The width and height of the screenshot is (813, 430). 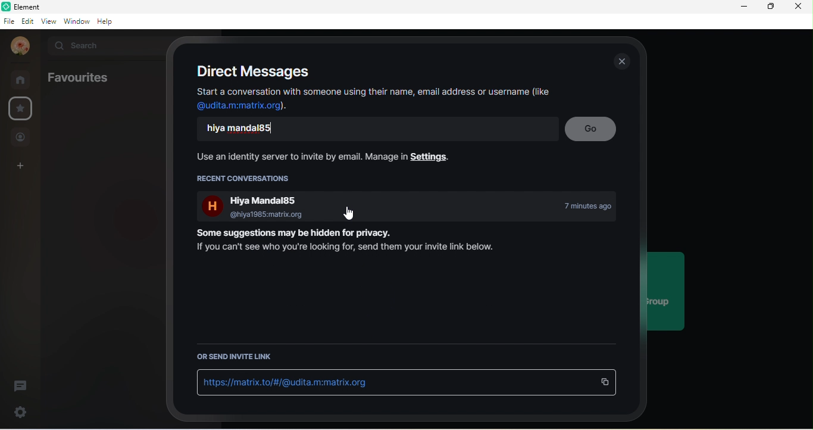 What do you see at coordinates (345, 215) in the screenshot?
I see `cursor movement` at bounding box center [345, 215].